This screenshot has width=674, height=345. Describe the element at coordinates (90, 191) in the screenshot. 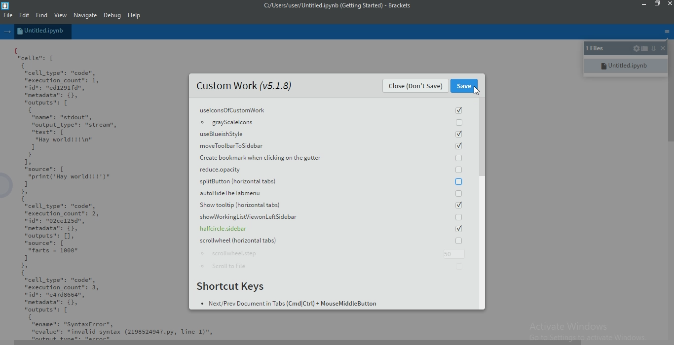

I see `{
cells: [
{
"cell _type": "code",
"execution_count": 1,
nidn: "ed1291fd",
"metadata": {},
"outputs": [
{
"name": "stdout",
"output_type": "strean",
mtextn: [
“Hay world!!!\n"
1
}
1,
source: [
"print('Hay worlditt')"
1
1,
1
"cell _type": "code",
"execution_count": 2,
dn: "02ce125d",
"metadata": {},
"outputs": [1,
"source": [
"farts = 1000"
1
1,
1
"cell _type": "code",
"execution_count": 3,
nidn: "ea7dssed”,
"metadata": {},
"outputs": [
{
“ename": "SyntaxError",
"evalue": "invalid syntax (2198524947.py, Line 1)",` at that location.